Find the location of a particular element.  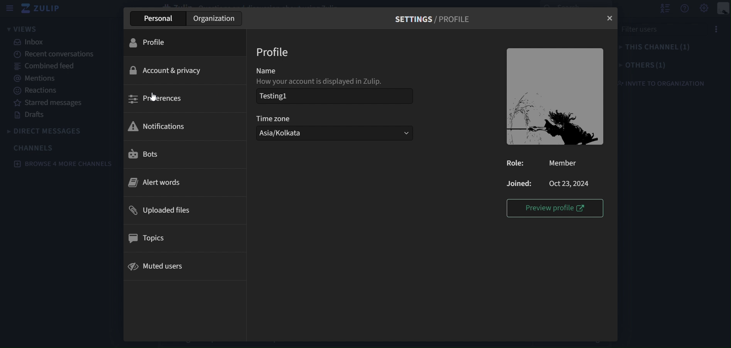

account &privacy is located at coordinates (186, 69).